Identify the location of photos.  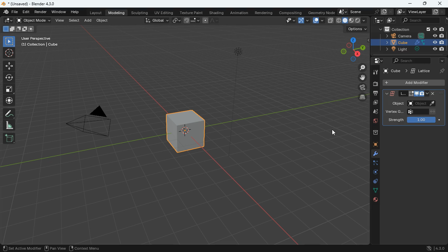
(375, 103).